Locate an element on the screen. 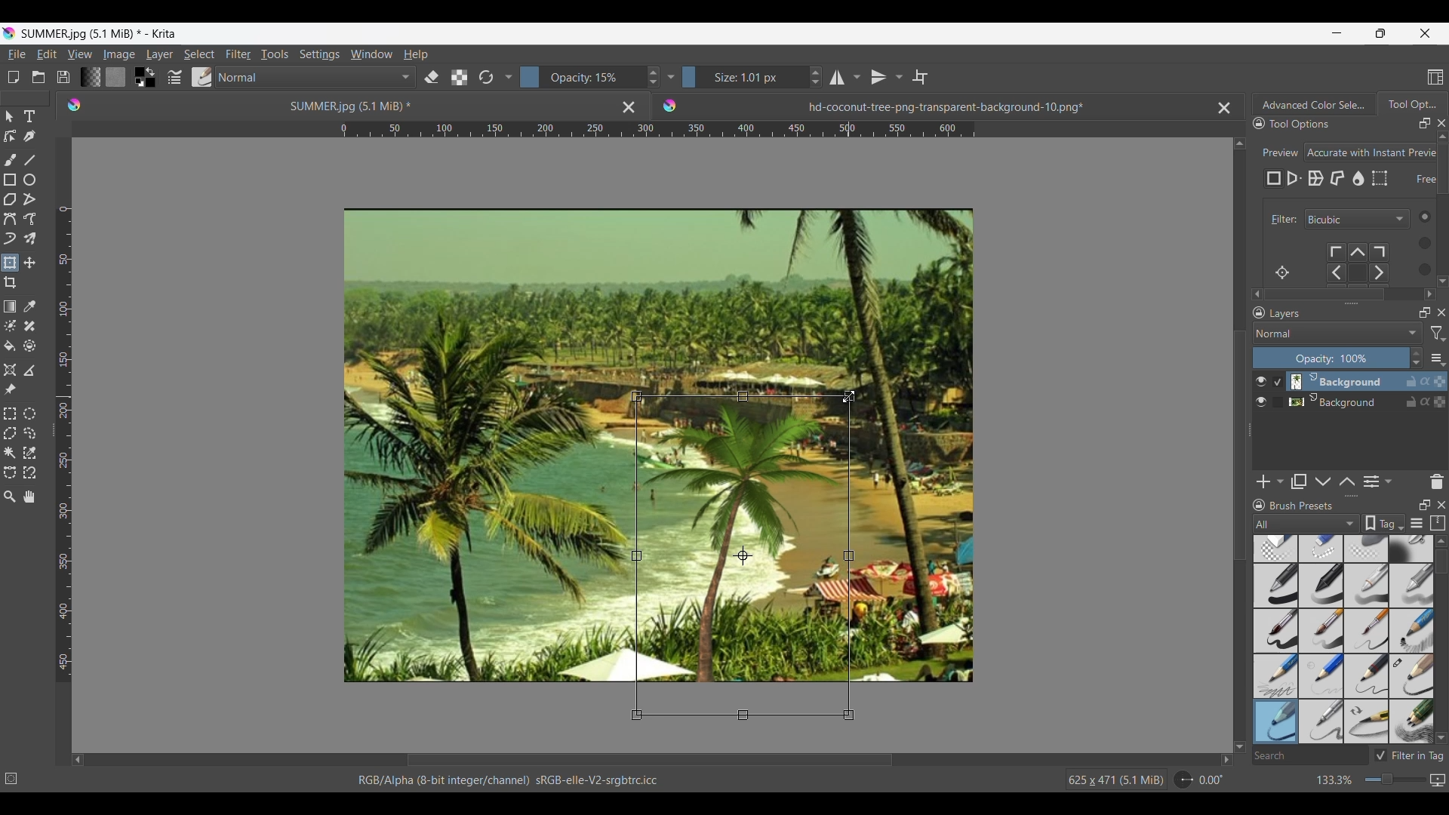 This screenshot has width=1449, height=815. Perspective is located at coordinates (1294, 179).